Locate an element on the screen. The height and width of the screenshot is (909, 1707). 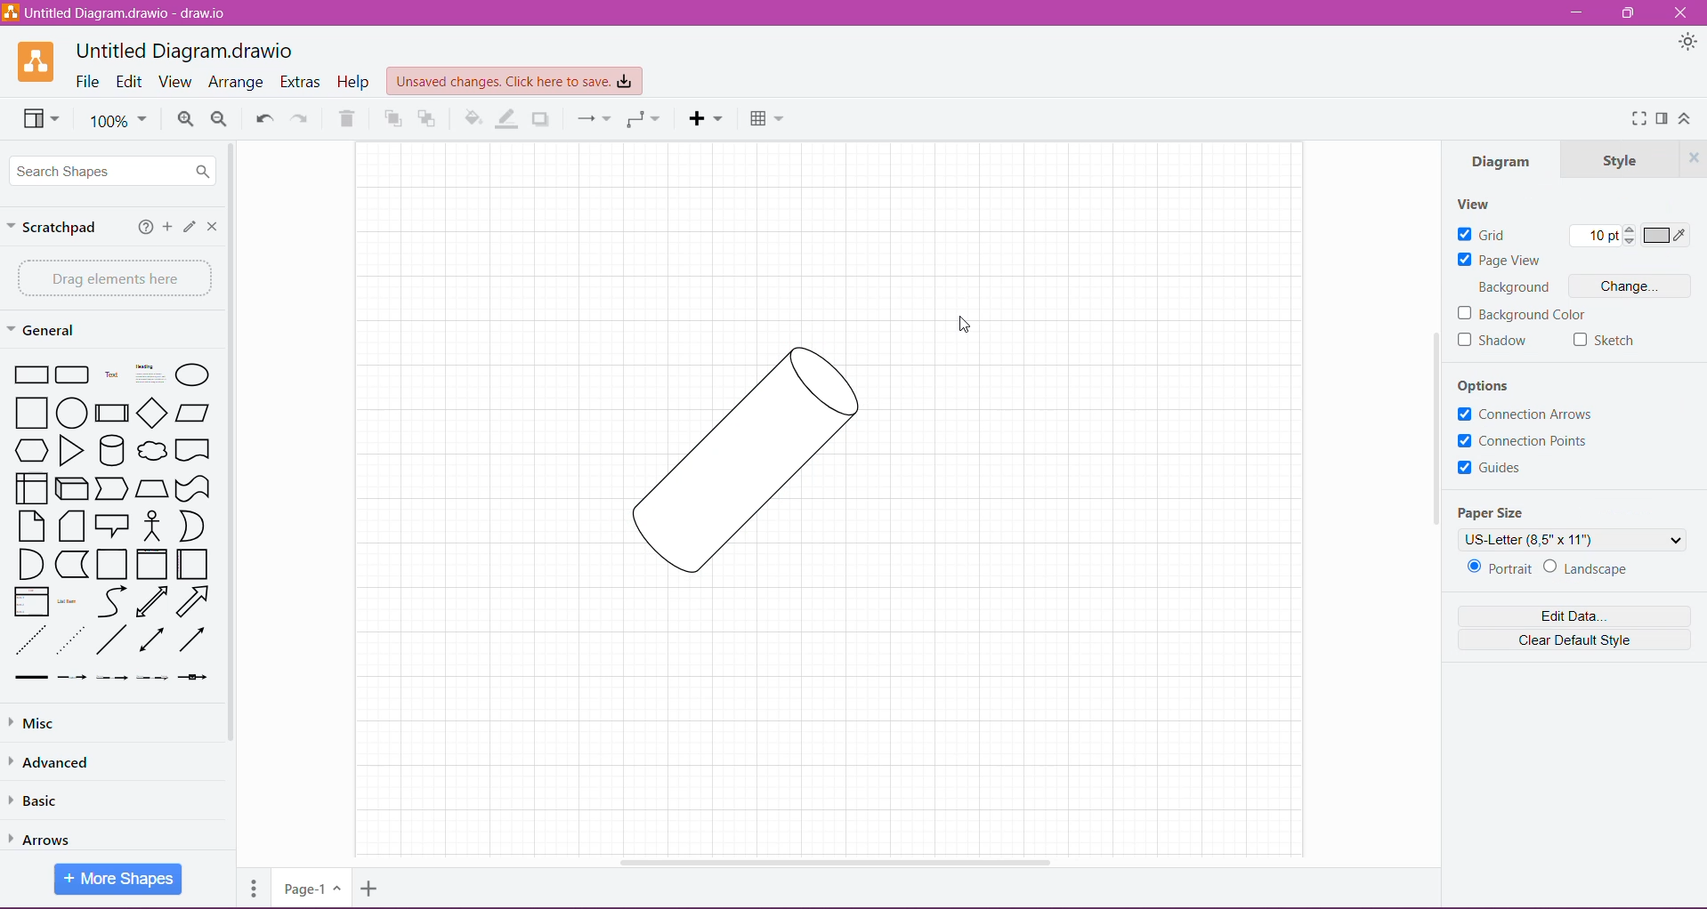
Style is located at coordinates (1615, 160).